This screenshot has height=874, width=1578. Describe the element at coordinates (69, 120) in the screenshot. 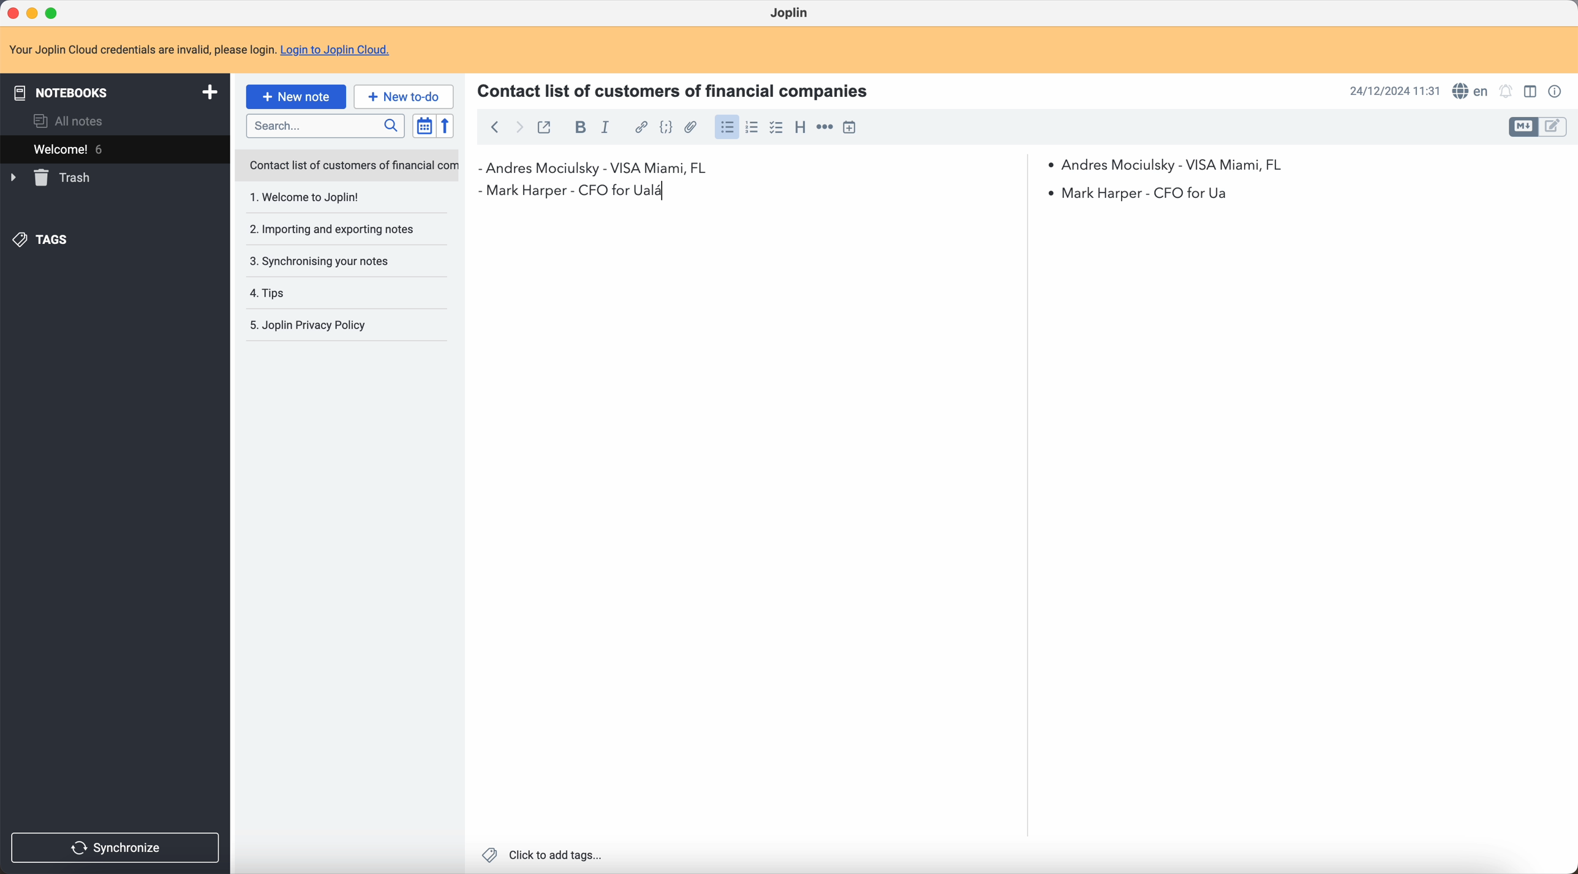

I see `all notes` at that location.